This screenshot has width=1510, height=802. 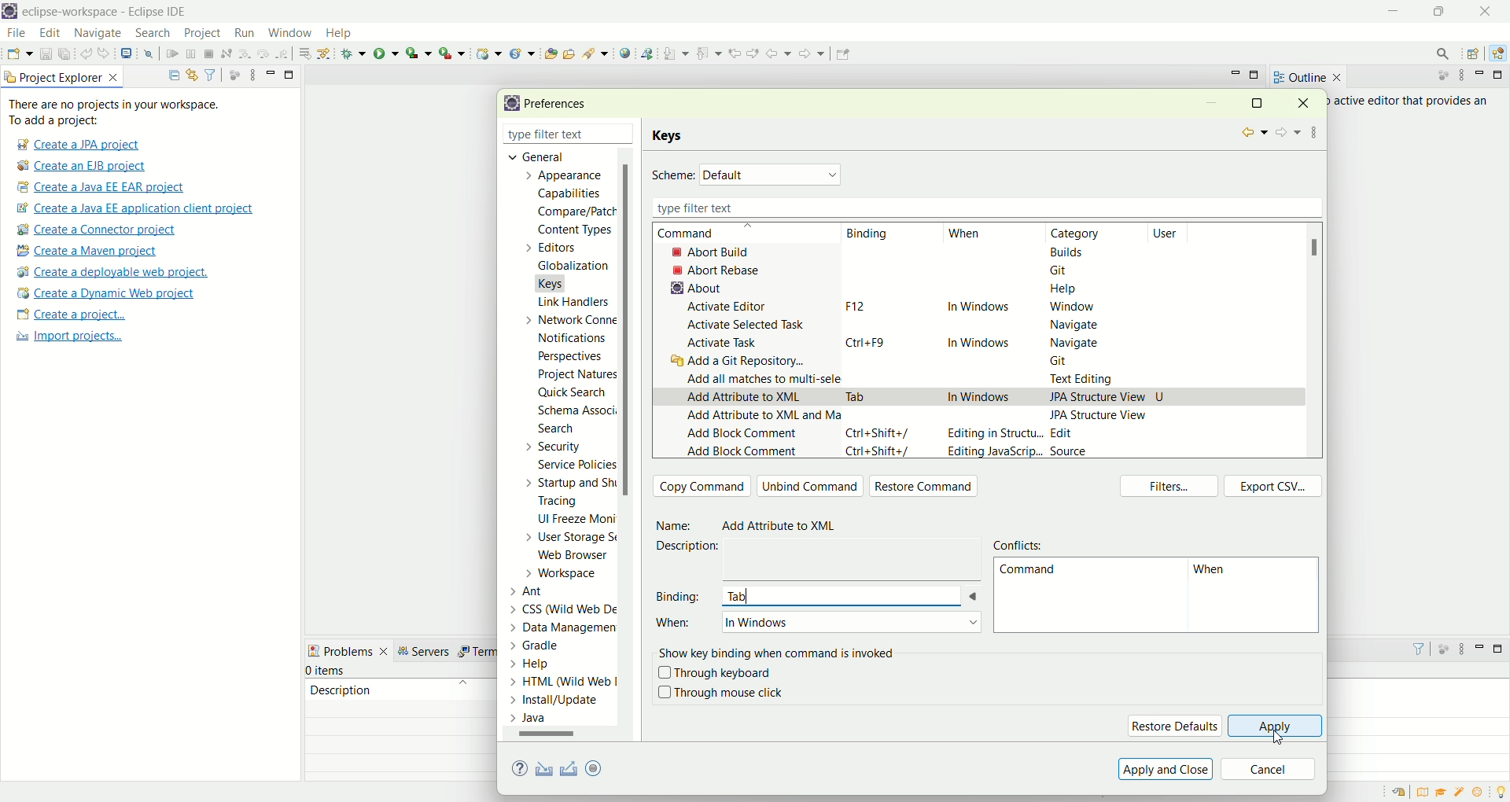 What do you see at coordinates (1490, 11) in the screenshot?
I see `close` at bounding box center [1490, 11].